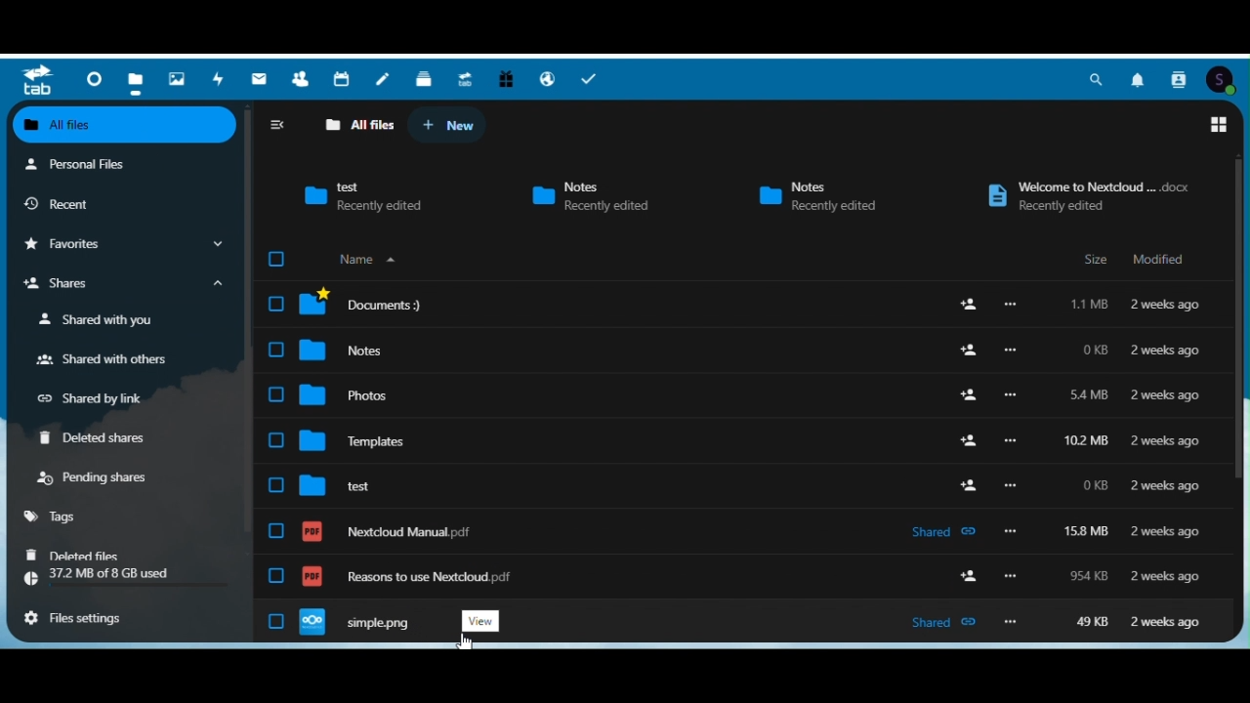 This screenshot has height=703, width=1250. I want to click on options, so click(1011, 305).